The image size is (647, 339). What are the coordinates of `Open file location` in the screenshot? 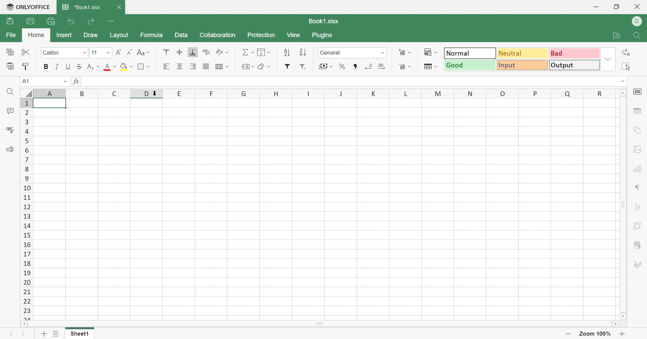 It's located at (615, 35).